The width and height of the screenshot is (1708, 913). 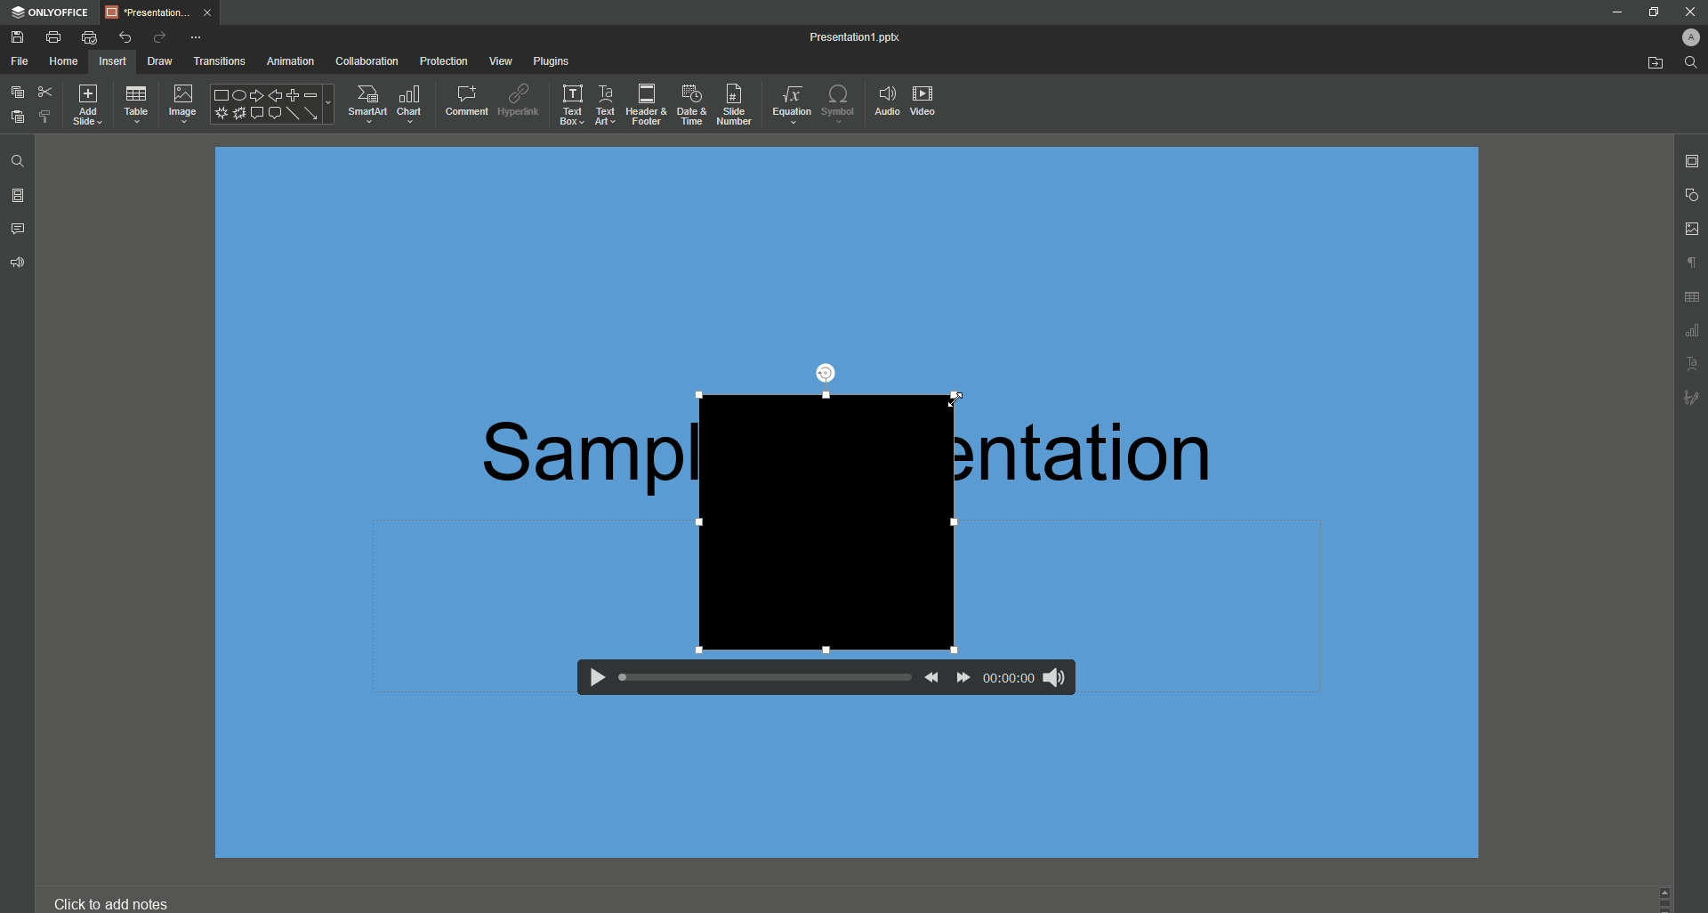 What do you see at coordinates (839, 103) in the screenshot?
I see `Symbol` at bounding box center [839, 103].